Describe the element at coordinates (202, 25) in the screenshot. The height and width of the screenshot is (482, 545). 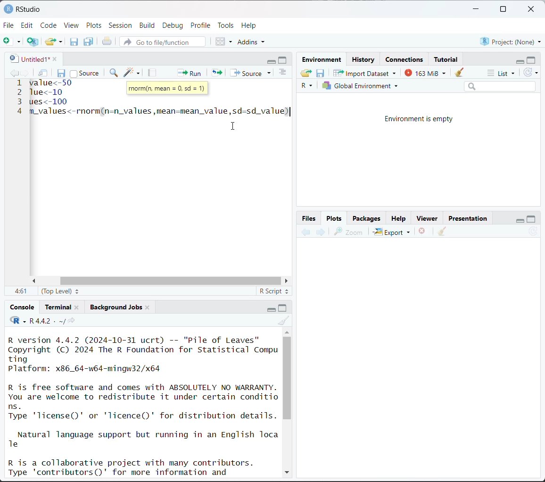
I see `Profile` at that location.